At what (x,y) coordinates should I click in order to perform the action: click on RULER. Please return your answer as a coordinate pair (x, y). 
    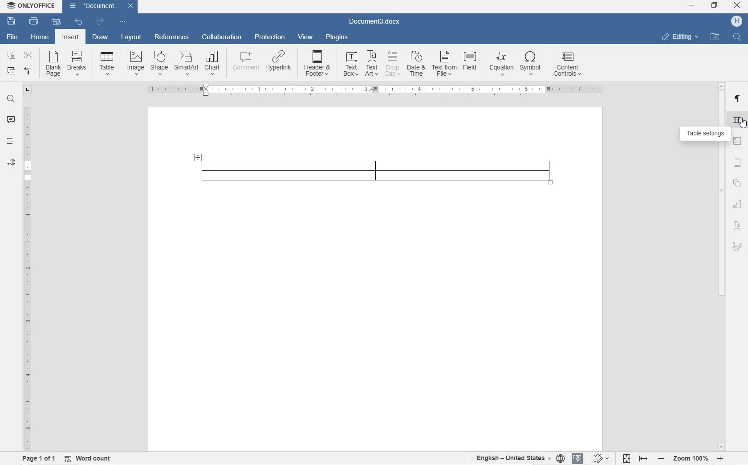
    Looking at the image, I should click on (26, 277).